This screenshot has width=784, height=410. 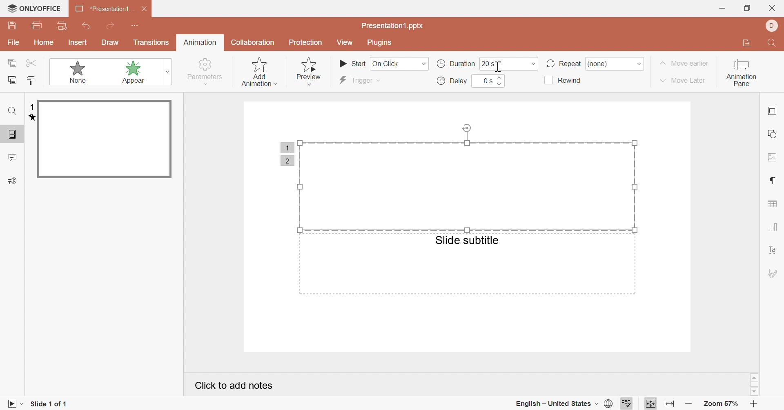 I want to click on english - united states, so click(x=556, y=404).